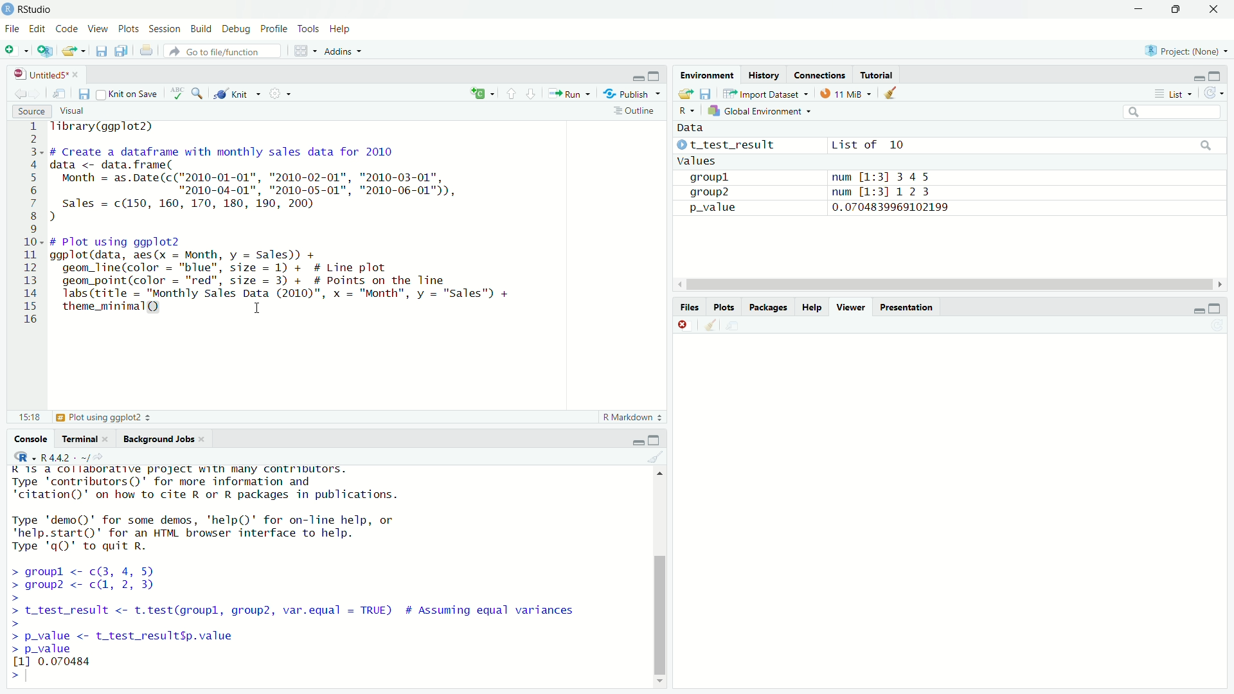 The image size is (1234, 694). I want to click on maximise, so click(654, 75).